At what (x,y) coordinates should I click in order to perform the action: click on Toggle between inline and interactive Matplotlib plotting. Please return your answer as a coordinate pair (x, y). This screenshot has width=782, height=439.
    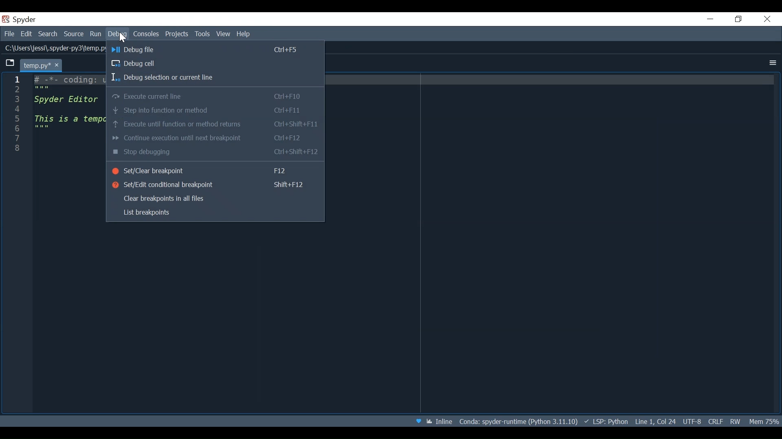
    Looking at the image, I should click on (441, 420).